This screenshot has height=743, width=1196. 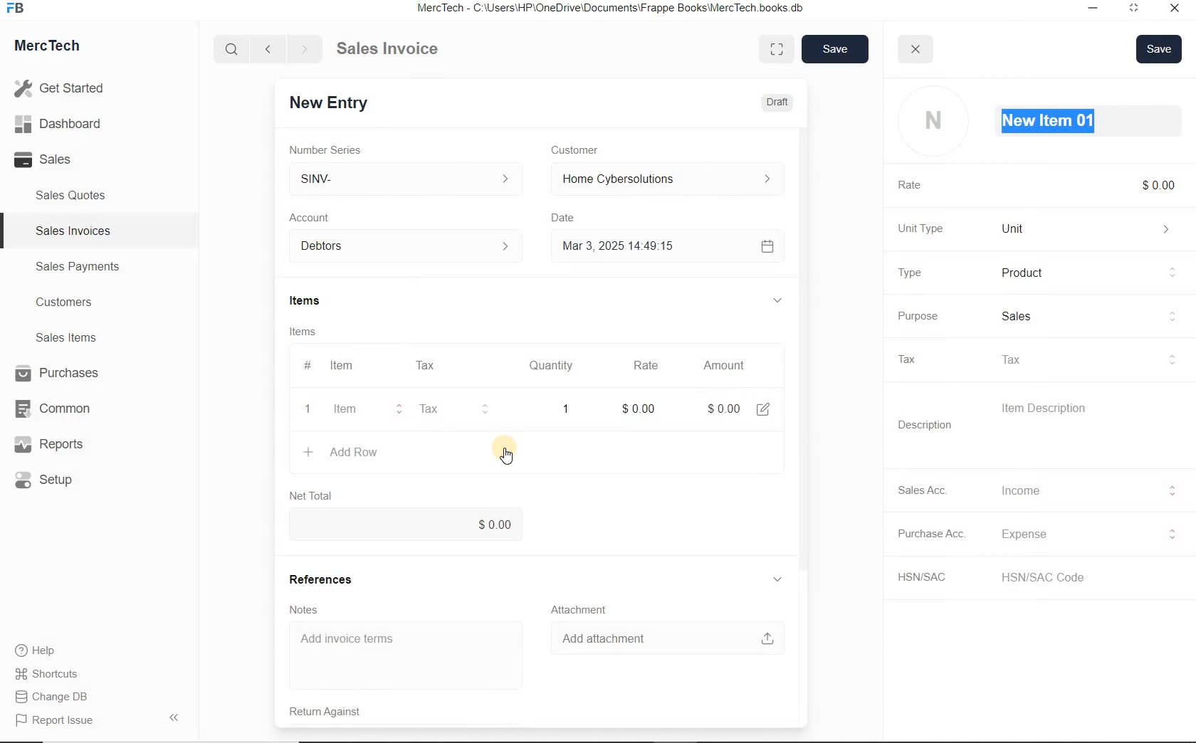 I want to click on New Entry, so click(x=333, y=102).